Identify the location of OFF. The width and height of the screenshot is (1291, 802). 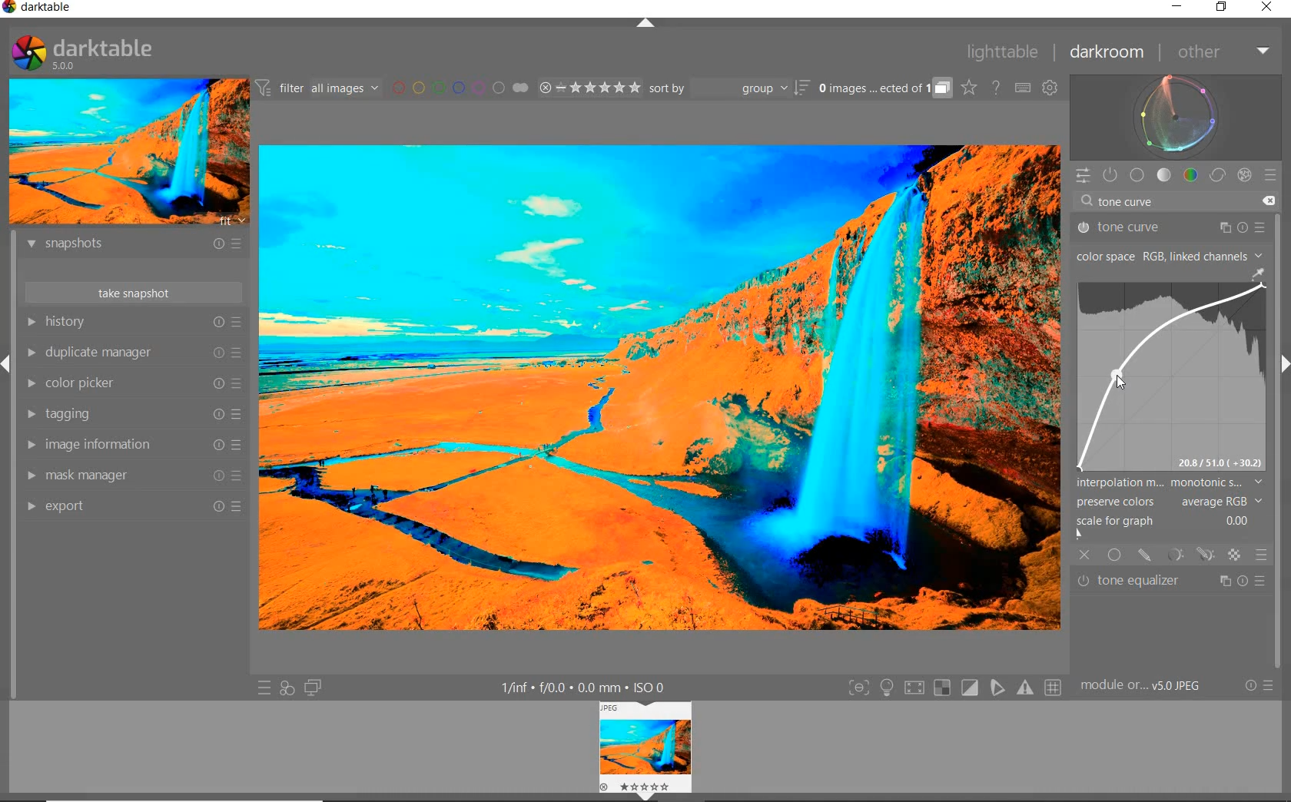
(1084, 555).